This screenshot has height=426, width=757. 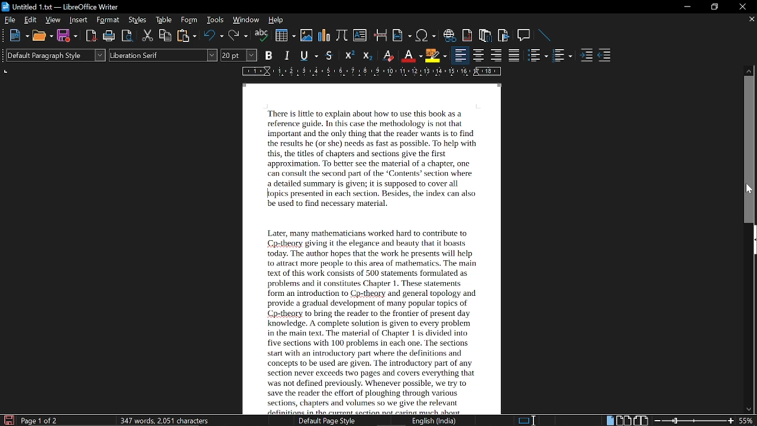 What do you see at coordinates (410, 55) in the screenshot?
I see `font color` at bounding box center [410, 55].